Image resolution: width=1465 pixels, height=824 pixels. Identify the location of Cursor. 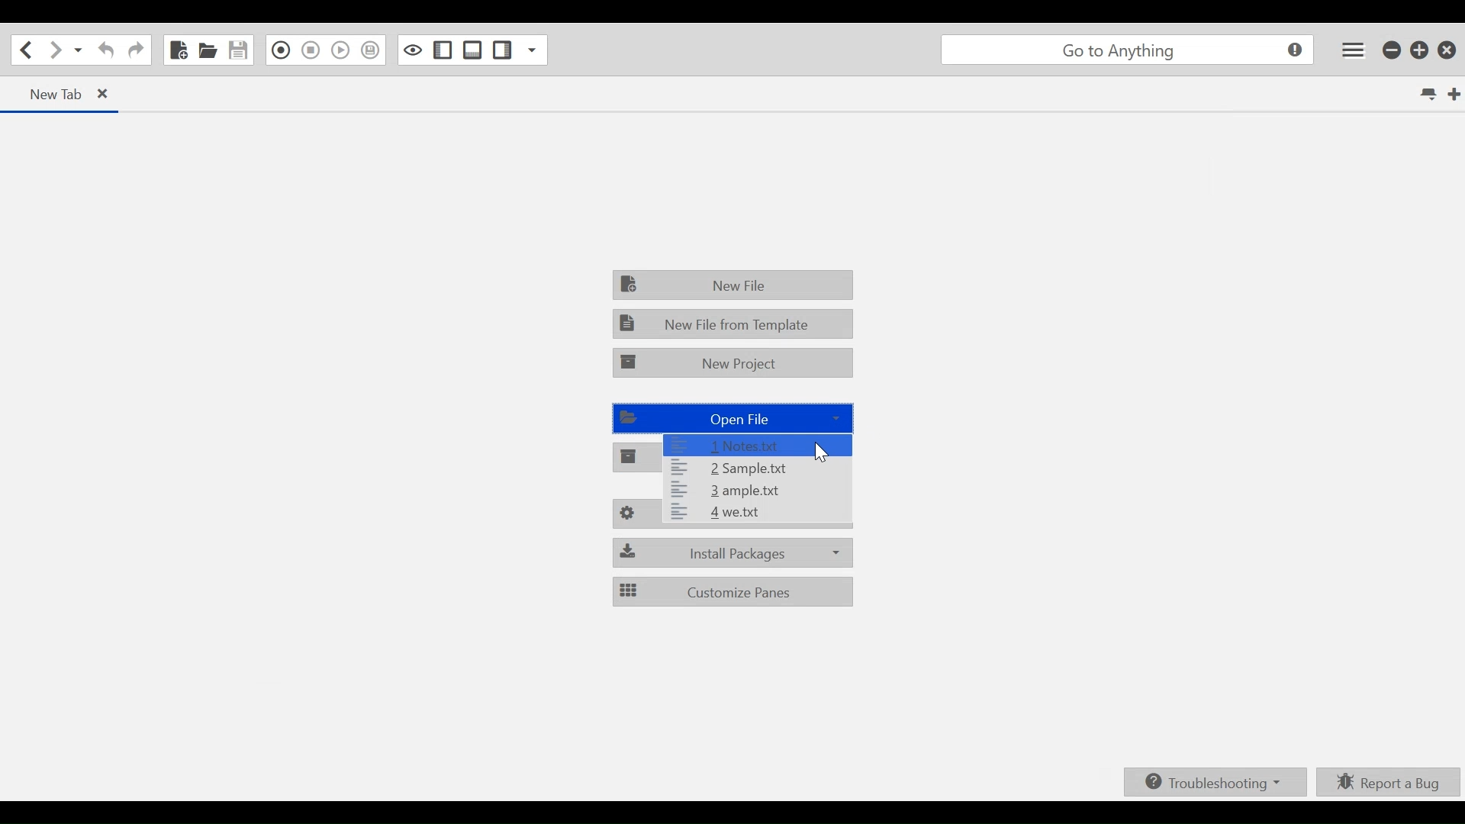
(823, 453).